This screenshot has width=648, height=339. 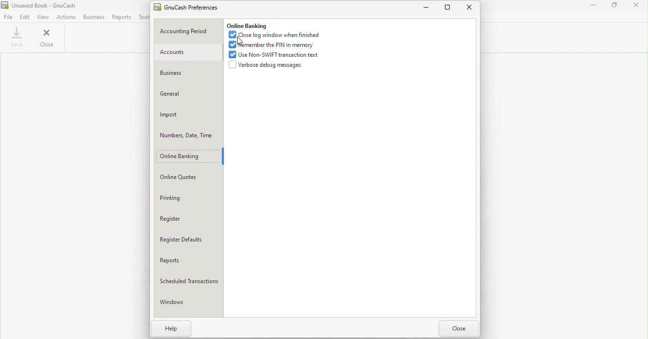 What do you see at coordinates (65, 17) in the screenshot?
I see `Actions` at bounding box center [65, 17].